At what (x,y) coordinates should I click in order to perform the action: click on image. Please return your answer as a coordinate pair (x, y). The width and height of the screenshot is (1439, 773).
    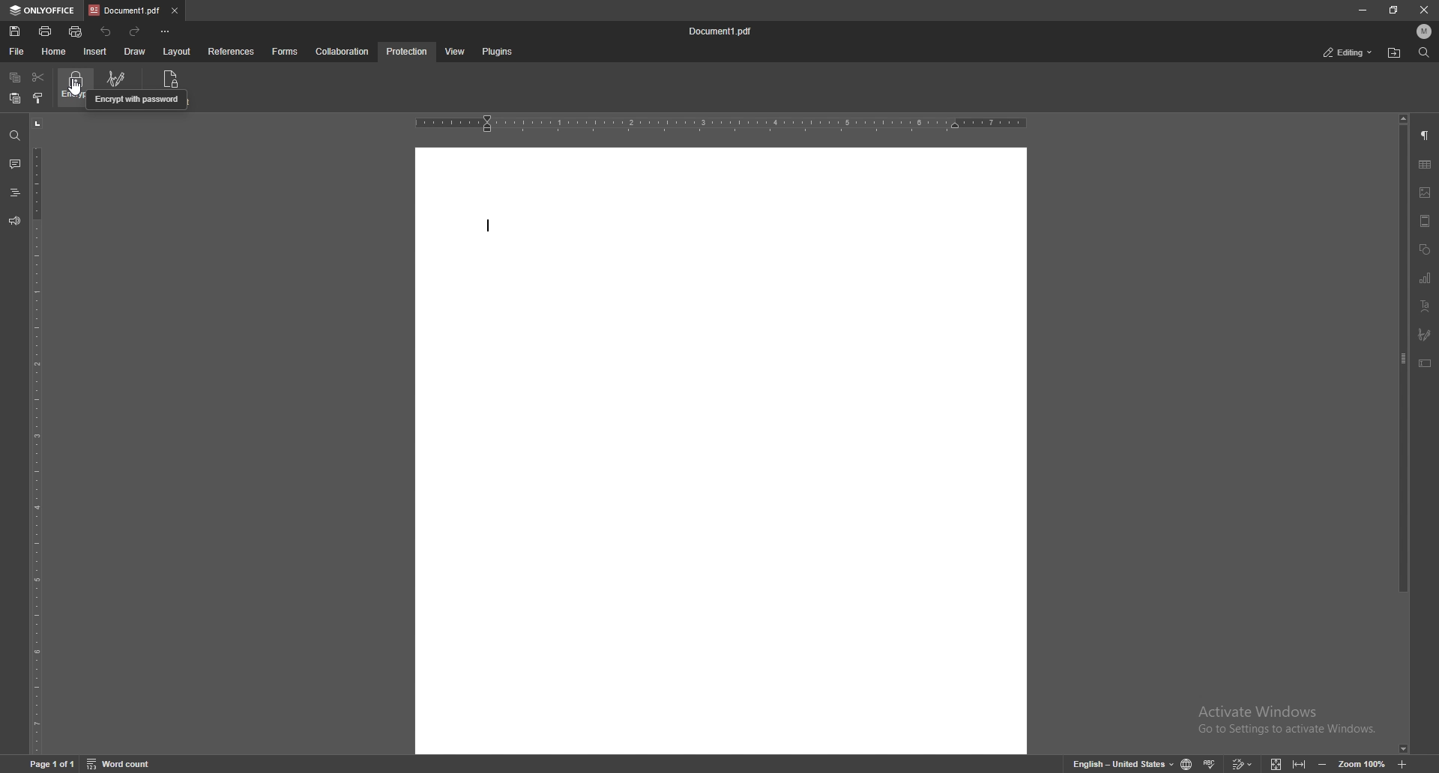
    Looking at the image, I should click on (1426, 193).